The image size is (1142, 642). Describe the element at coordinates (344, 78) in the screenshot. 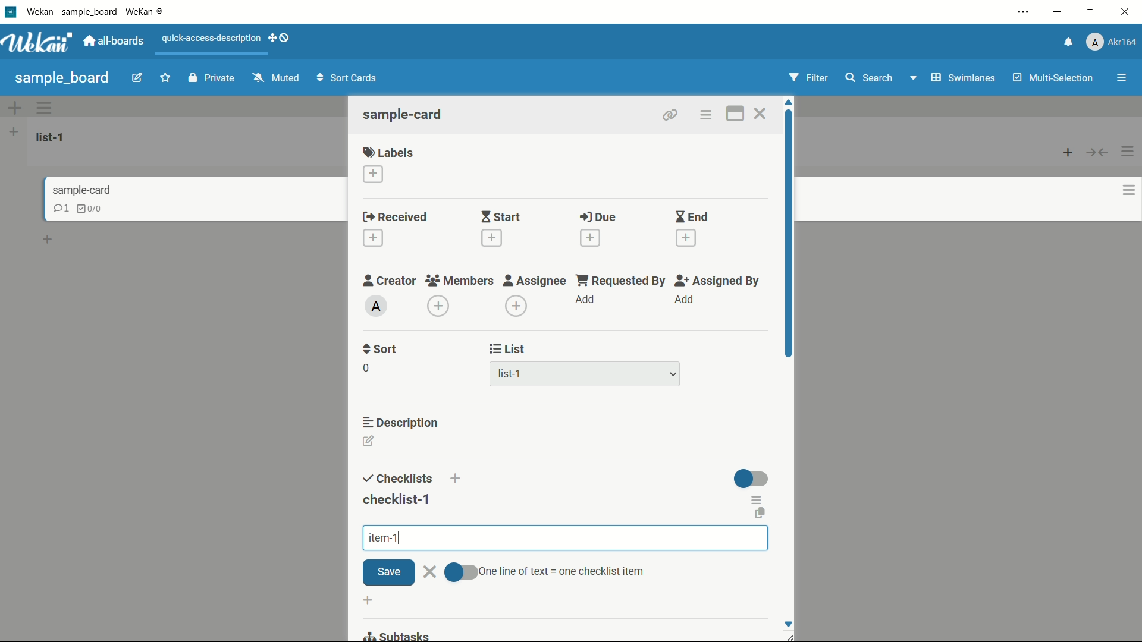

I see `Sort Cards` at that location.